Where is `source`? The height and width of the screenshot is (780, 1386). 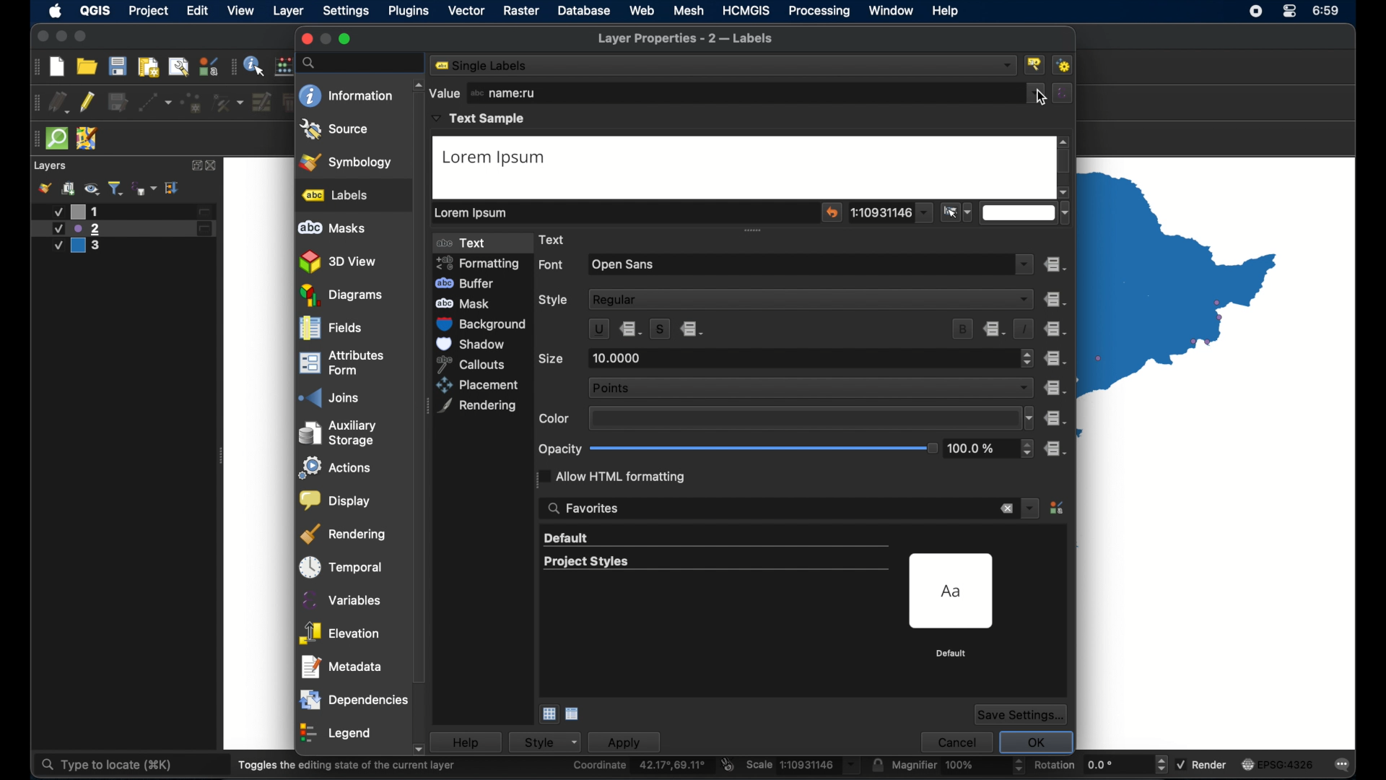 source is located at coordinates (335, 129).